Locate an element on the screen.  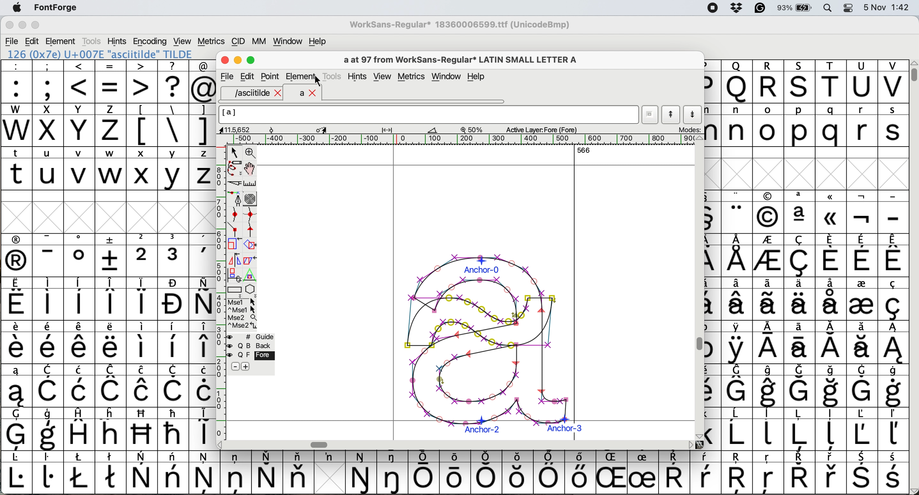
symbol is located at coordinates (173, 428).